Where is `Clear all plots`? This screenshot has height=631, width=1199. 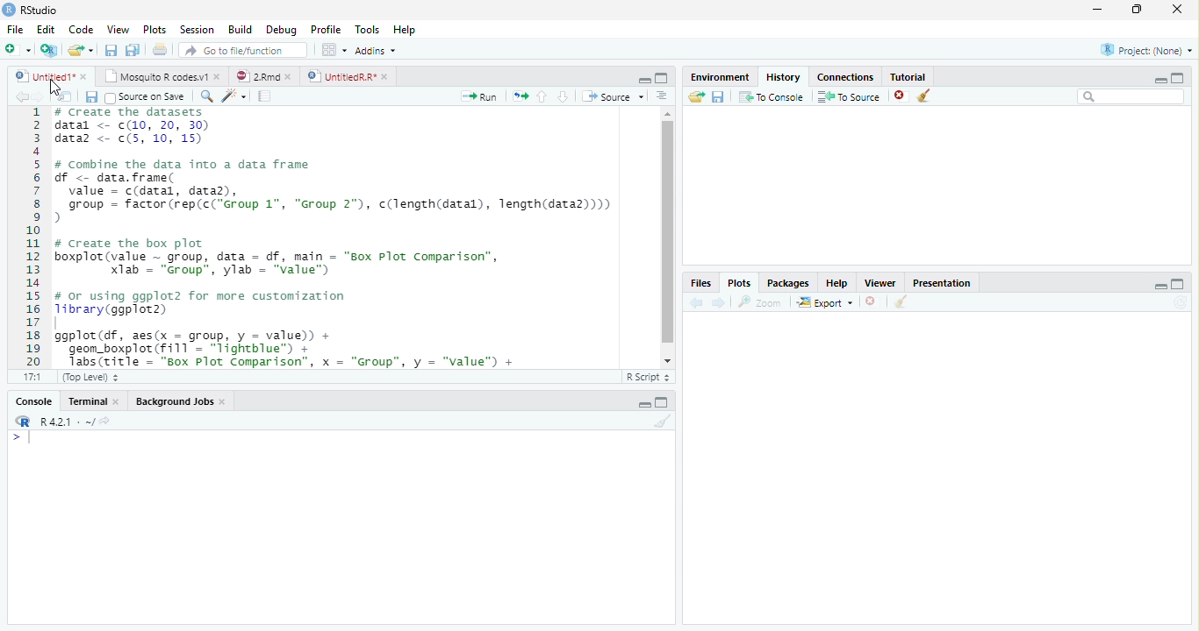 Clear all plots is located at coordinates (901, 301).